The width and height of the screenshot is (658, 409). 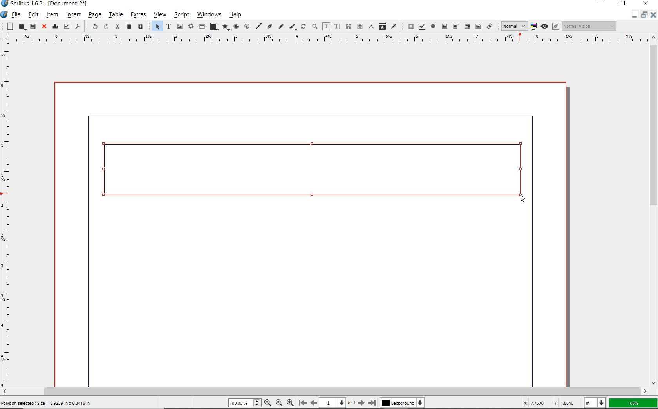 I want to click on coordinates, so click(x=548, y=404).